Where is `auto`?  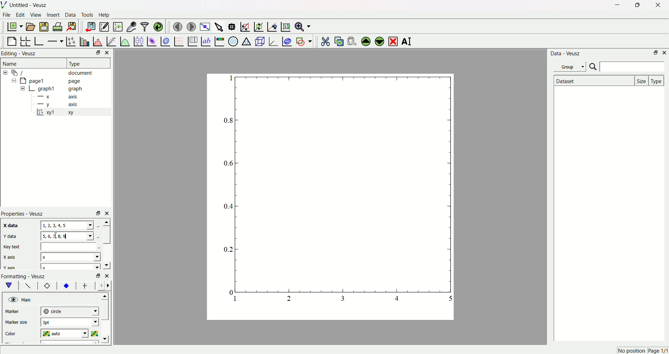 auto is located at coordinates (66, 334).